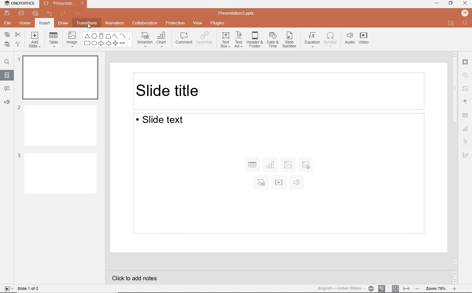  Describe the element at coordinates (466, 102) in the screenshot. I see `paragraph settings` at that location.